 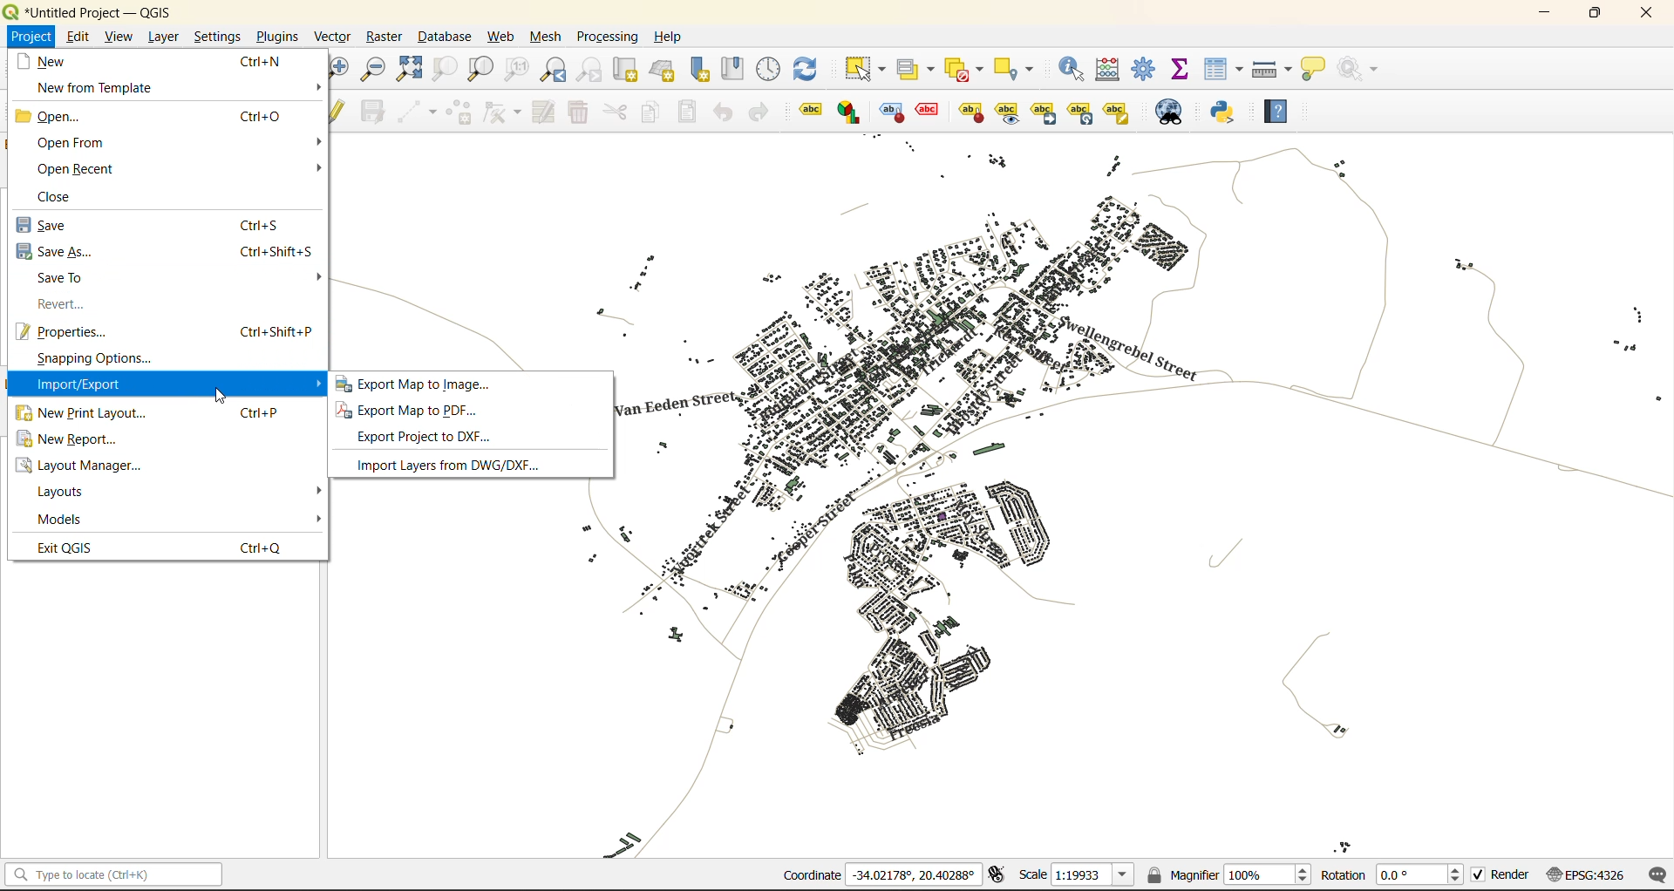 What do you see at coordinates (685, 112) in the screenshot?
I see `paste` at bounding box center [685, 112].